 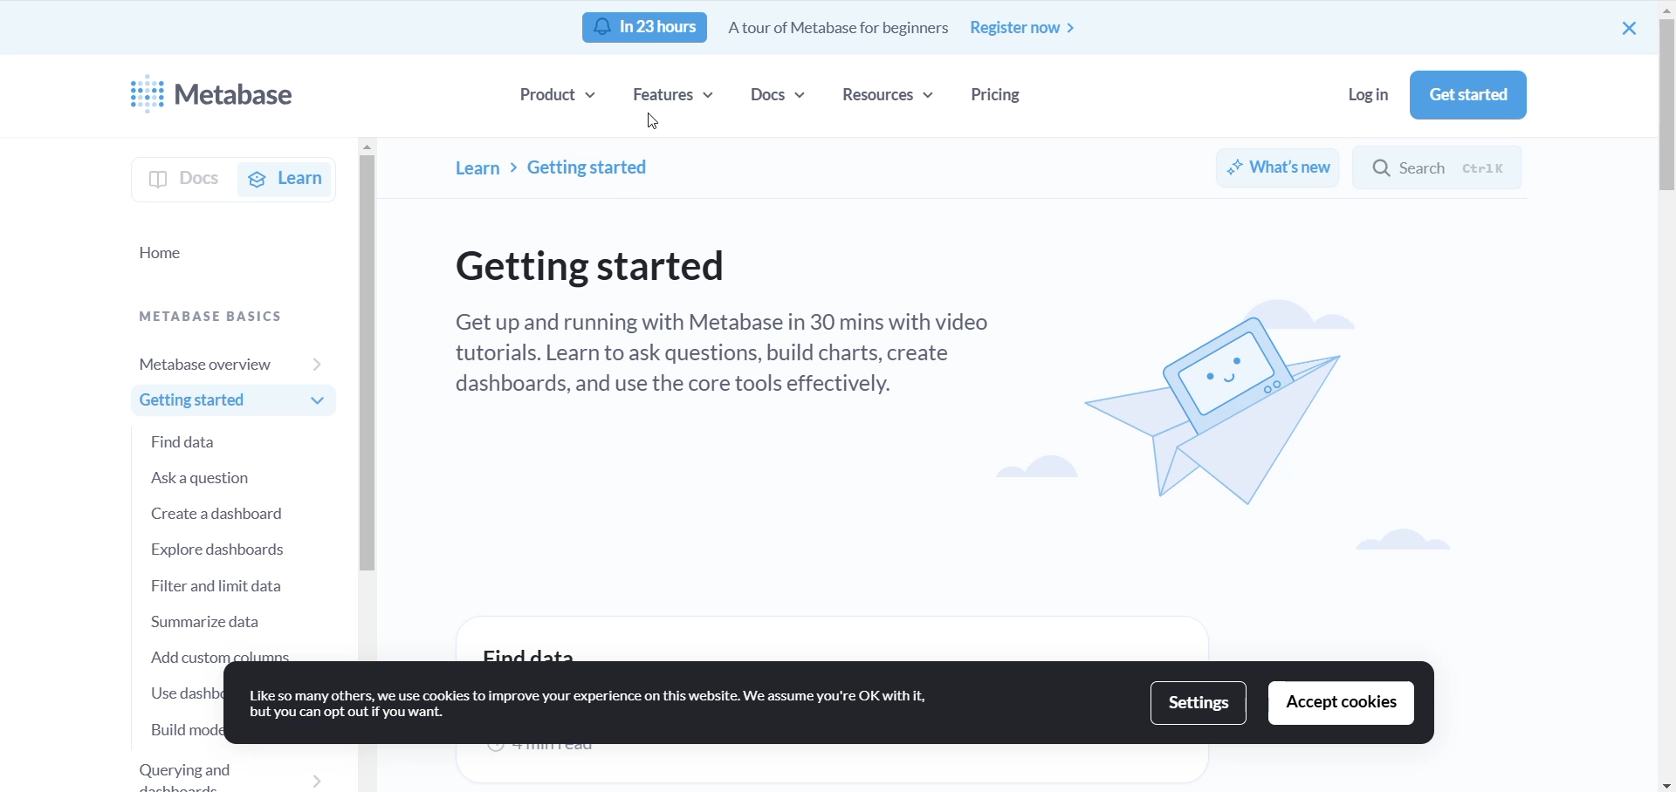 I want to click on log in, so click(x=1356, y=93).